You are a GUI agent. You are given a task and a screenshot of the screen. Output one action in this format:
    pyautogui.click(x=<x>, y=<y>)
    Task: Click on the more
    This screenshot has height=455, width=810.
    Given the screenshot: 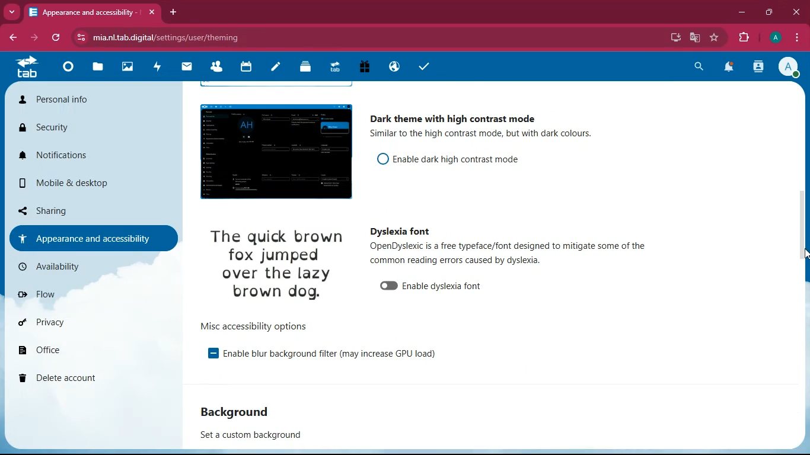 What is the action you would take?
    pyautogui.click(x=12, y=12)
    